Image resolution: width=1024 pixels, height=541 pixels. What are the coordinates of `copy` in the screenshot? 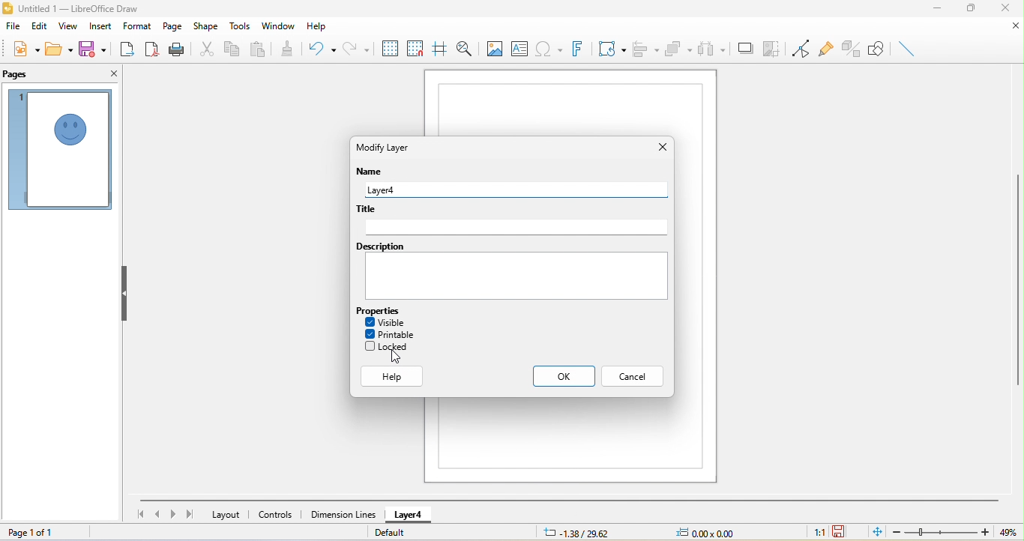 It's located at (231, 49).